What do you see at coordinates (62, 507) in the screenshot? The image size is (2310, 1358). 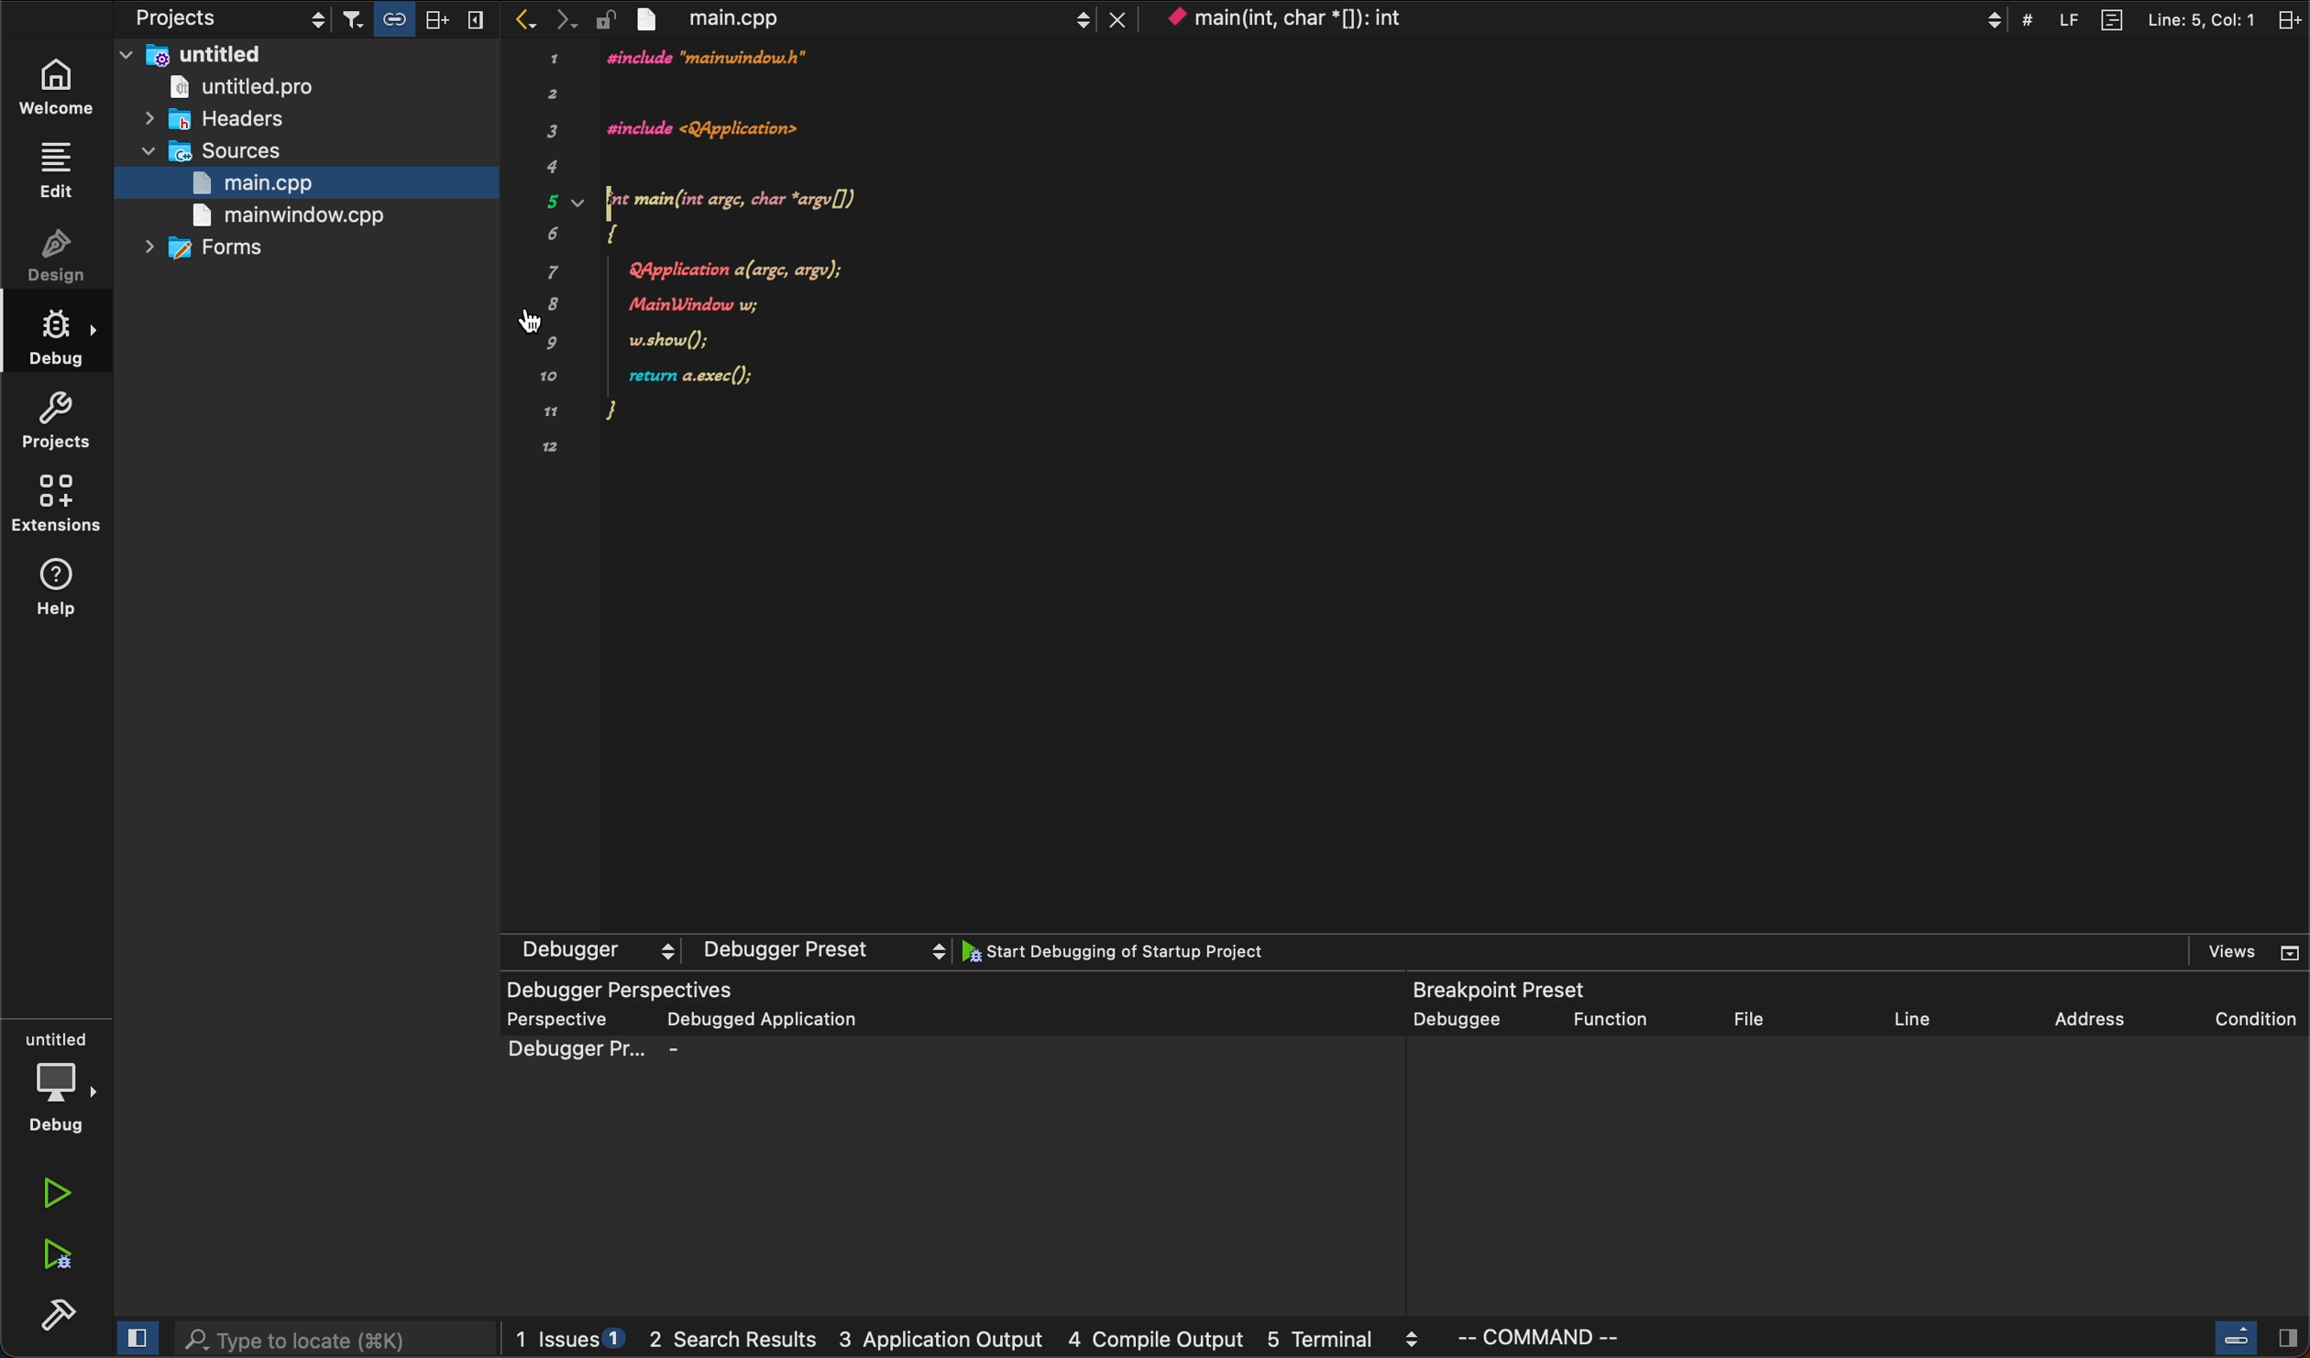 I see `extensions` at bounding box center [62, 507].